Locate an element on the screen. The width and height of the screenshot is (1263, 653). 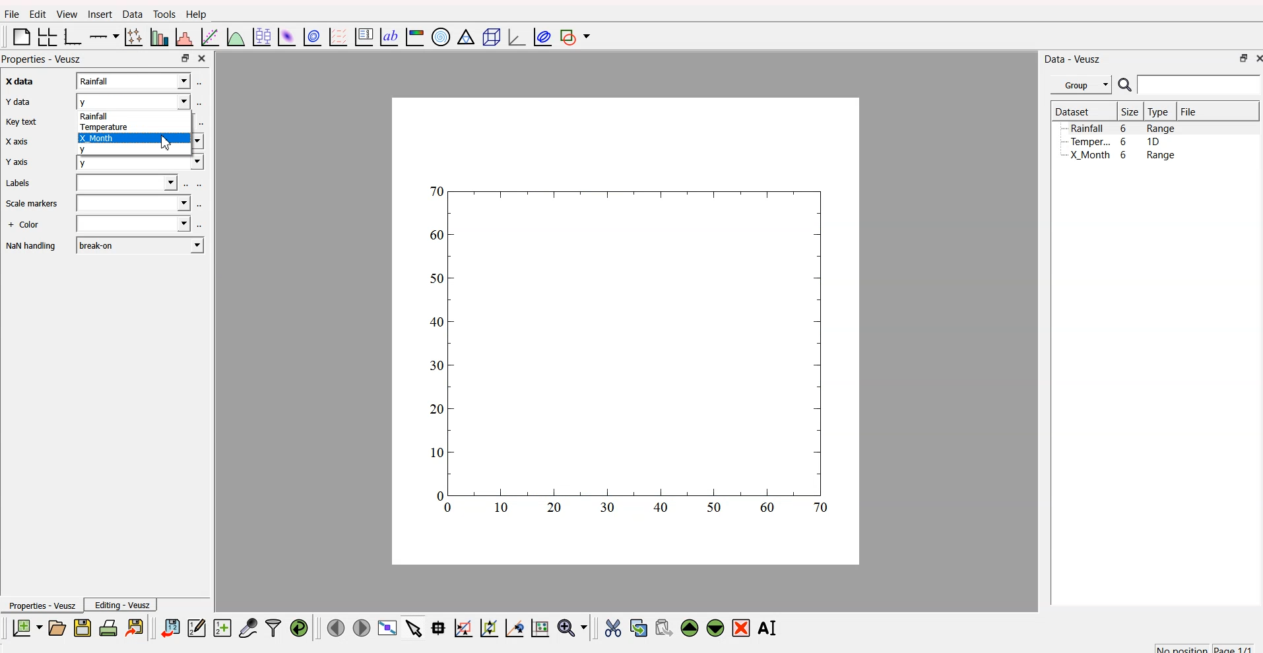
add shape to plot is located at coordinates (577, 38).